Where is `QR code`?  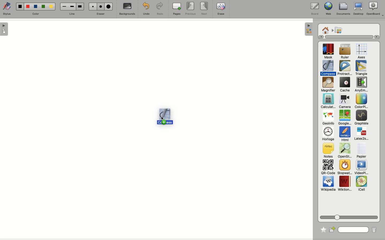 QR code is located at coordinates (328, 168).